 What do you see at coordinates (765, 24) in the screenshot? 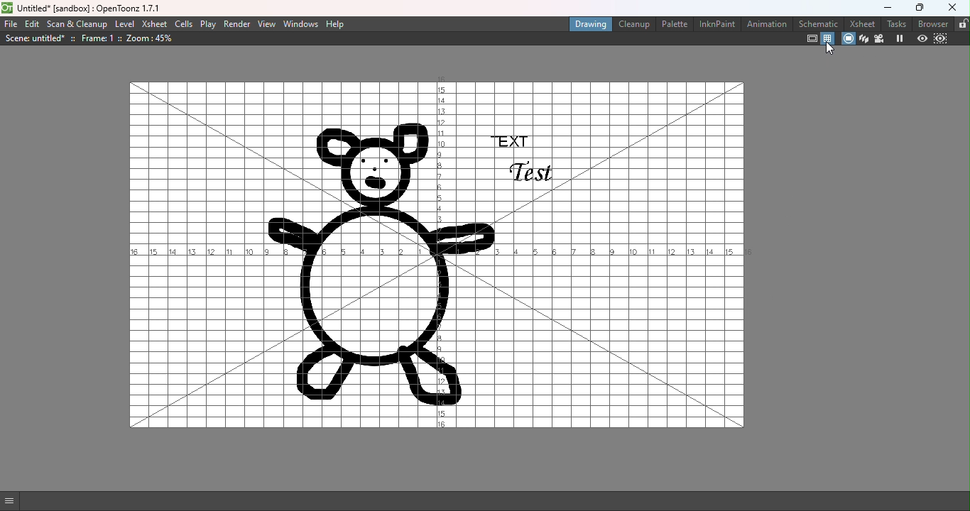
I see `Animation` at bounding box center [765, 24].